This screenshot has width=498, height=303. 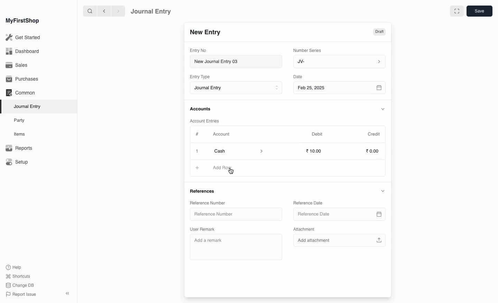 What do you see at coordinates (307, 50) in the screenshot?
I see `‘Number Series` at bounding box center [307, 50].